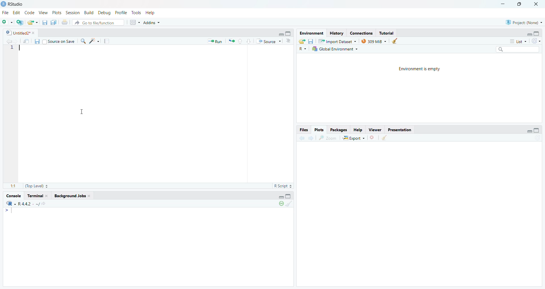 The image size is (545, 289). Describe the element at coordinates (17, 13) in the screenshot. I see `Edit` at that location.